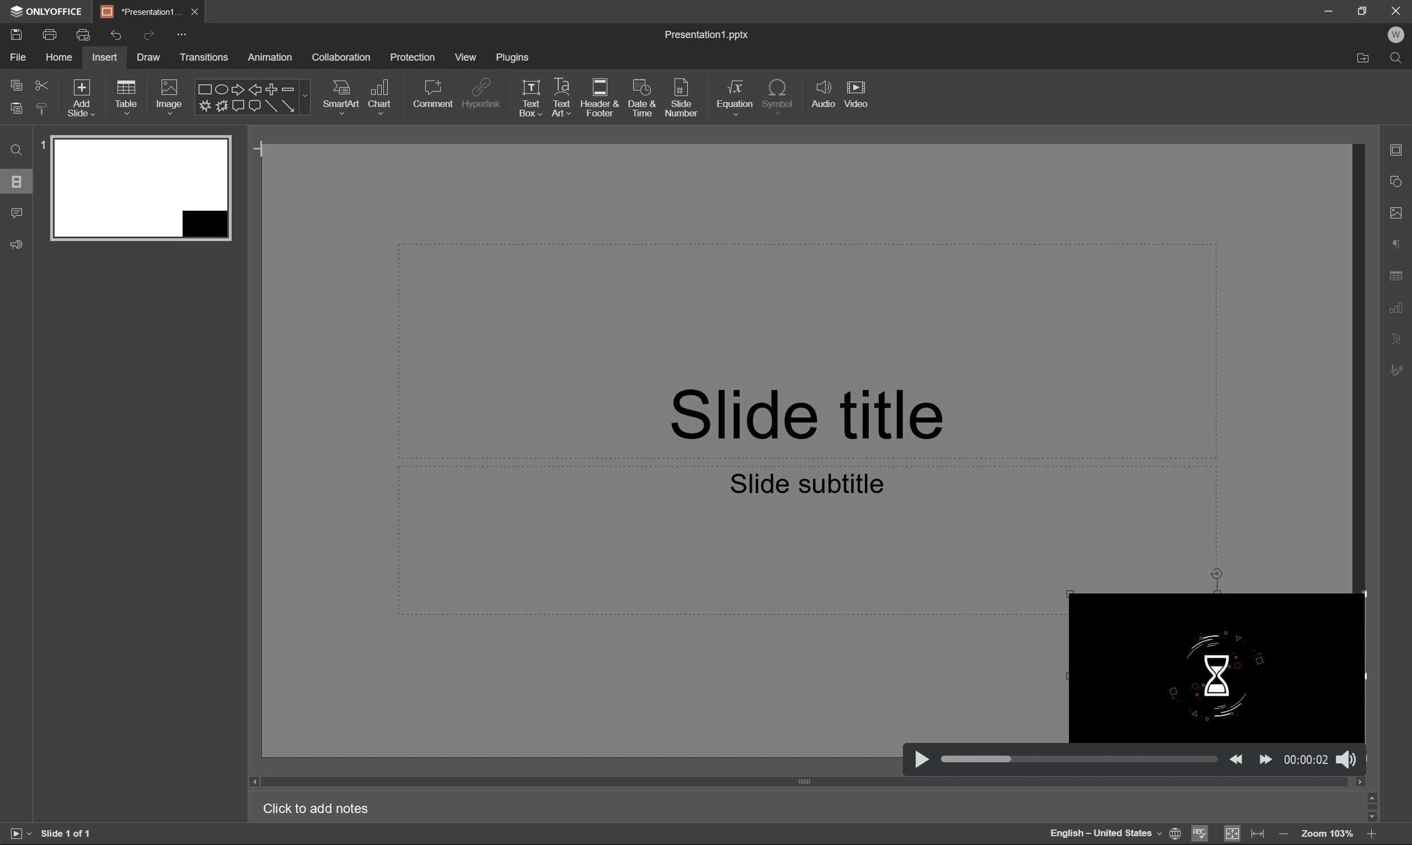 The width and height of the screenshot is (1412, 845). Describe the element at coordinates (252, 97) in the screenshot. I see `shapes` at that location.